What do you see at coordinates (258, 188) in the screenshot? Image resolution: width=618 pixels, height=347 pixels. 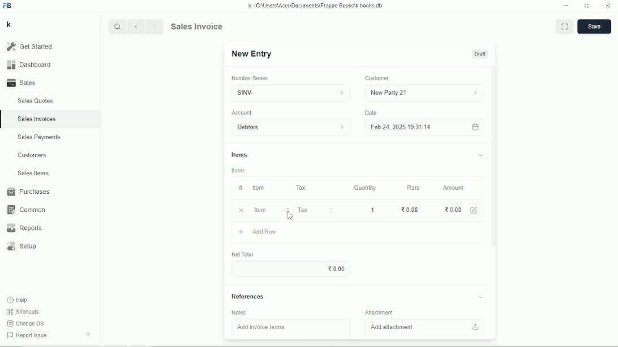 I see `Item` at bounding box center [258, 188].